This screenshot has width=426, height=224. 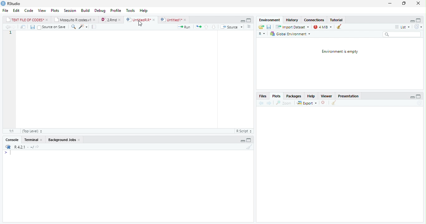 I want to click on Build, so click(x=86, y=10).